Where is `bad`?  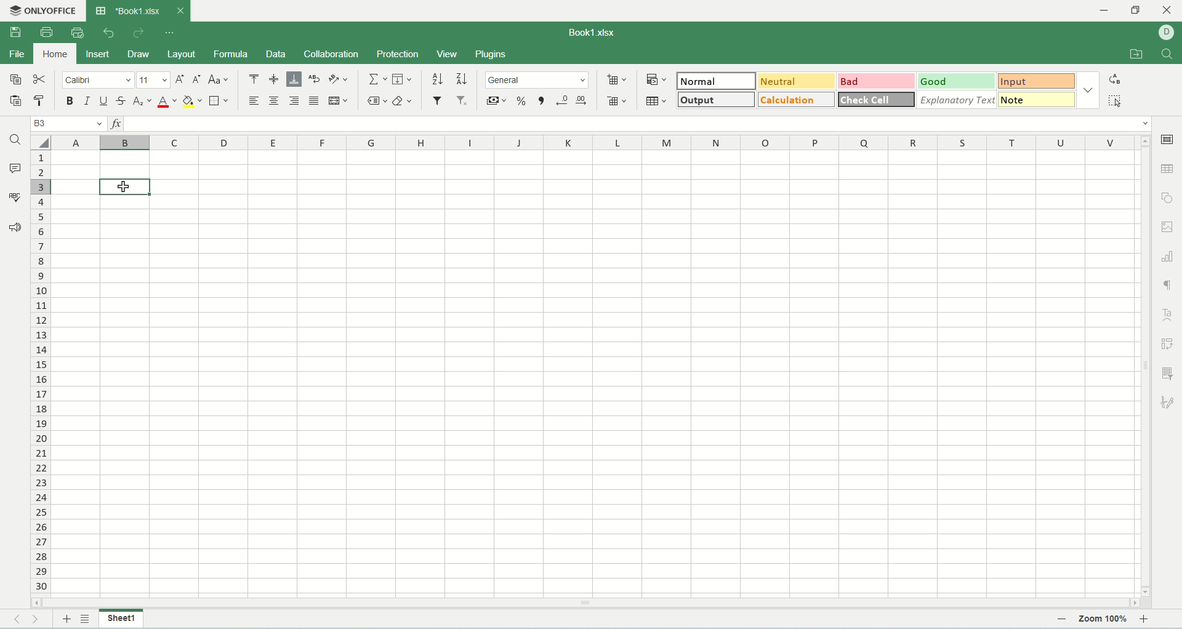 bad is located at coordinates (878, 81).